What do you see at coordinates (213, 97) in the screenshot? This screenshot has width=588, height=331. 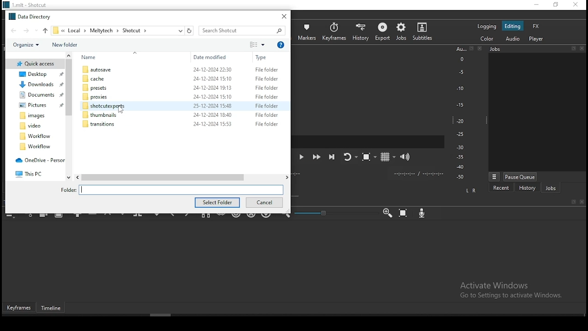 I see `Date` at bounding box center [213, 97].